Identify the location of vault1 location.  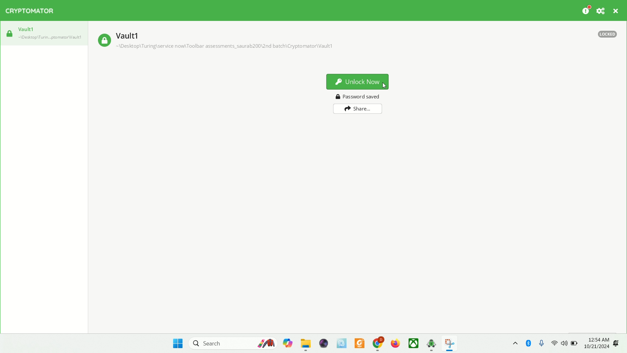
(225, 47).